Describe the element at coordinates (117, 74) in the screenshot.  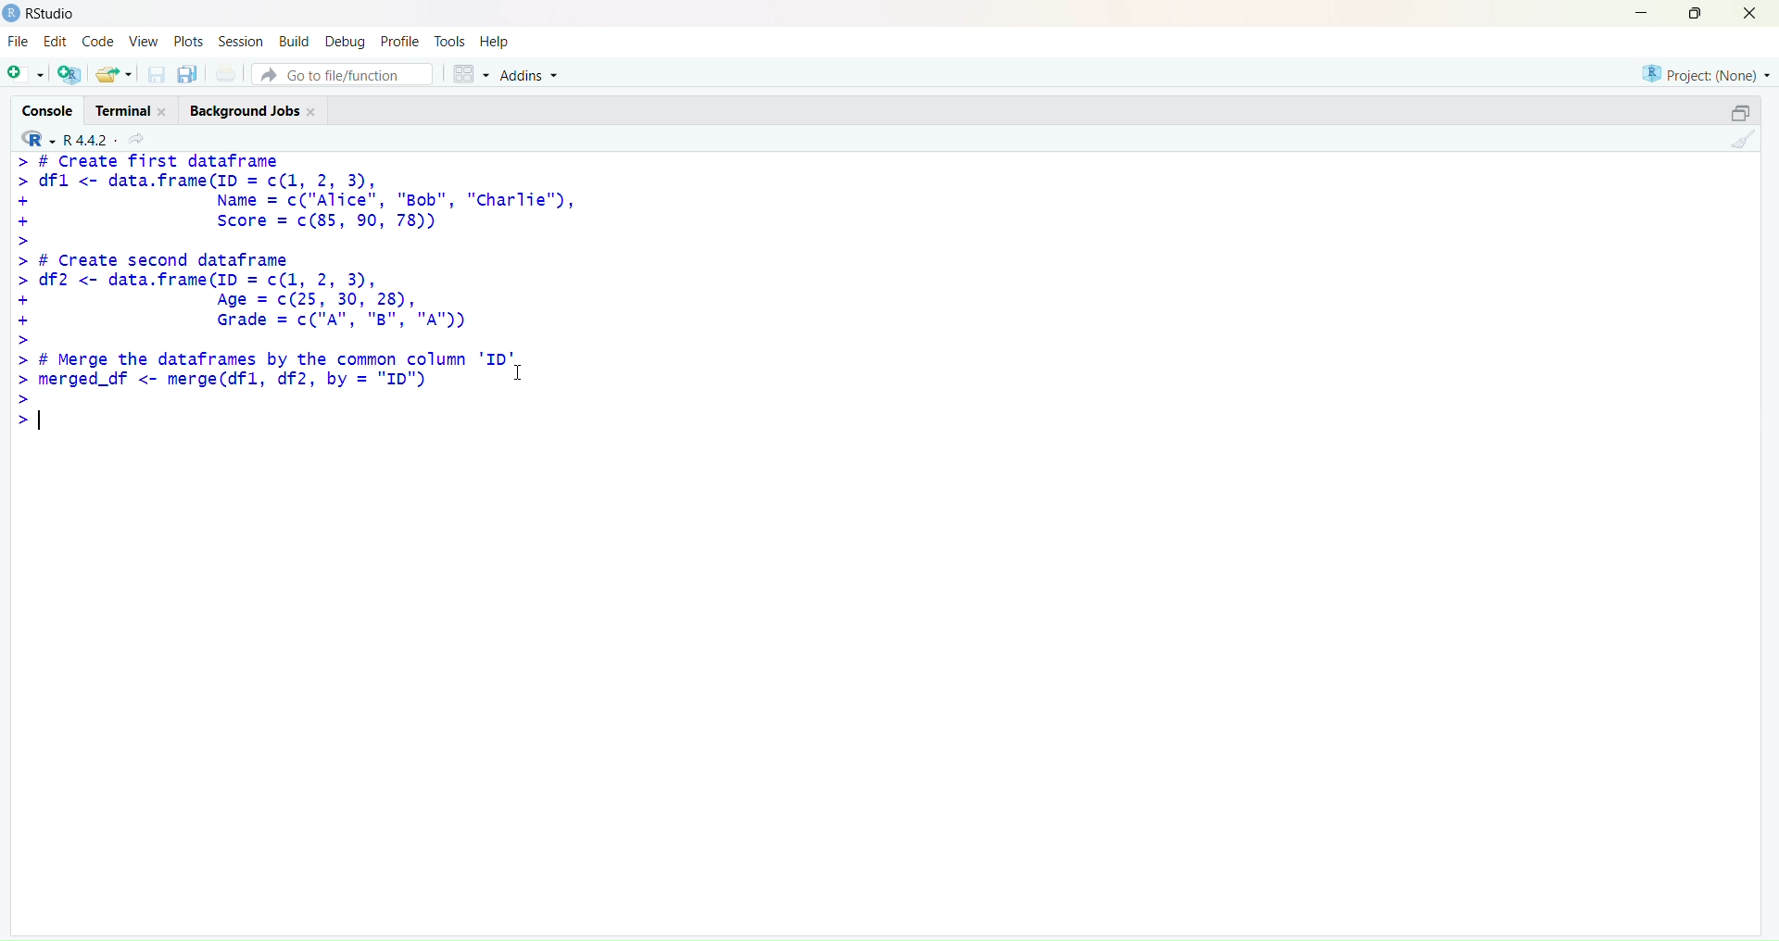
I see `open existing file` at that location.